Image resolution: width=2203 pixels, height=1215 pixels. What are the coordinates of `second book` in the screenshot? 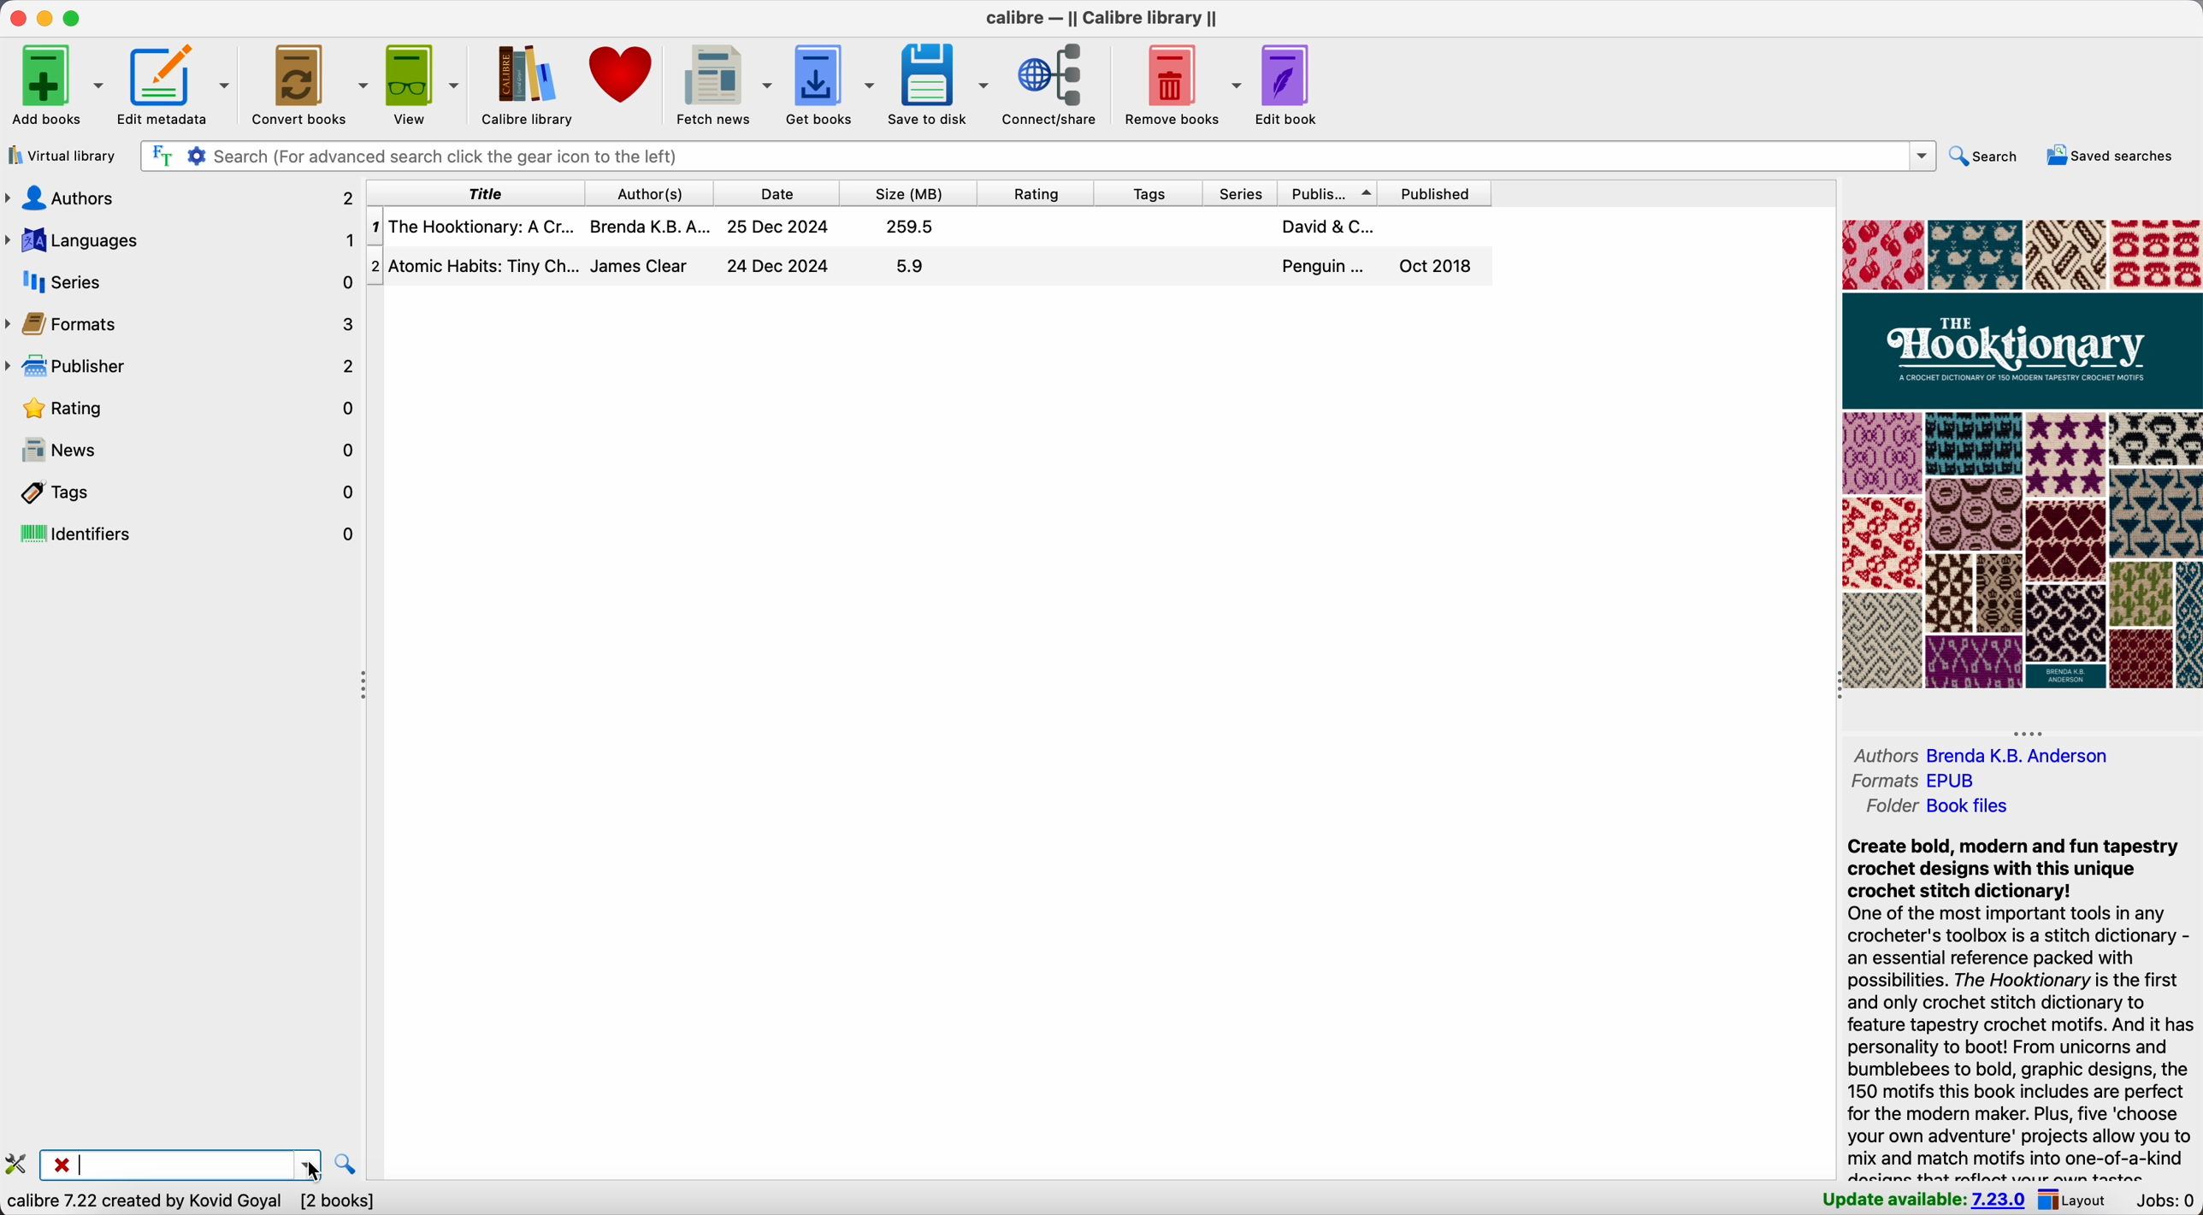 It's located at (930, 272).